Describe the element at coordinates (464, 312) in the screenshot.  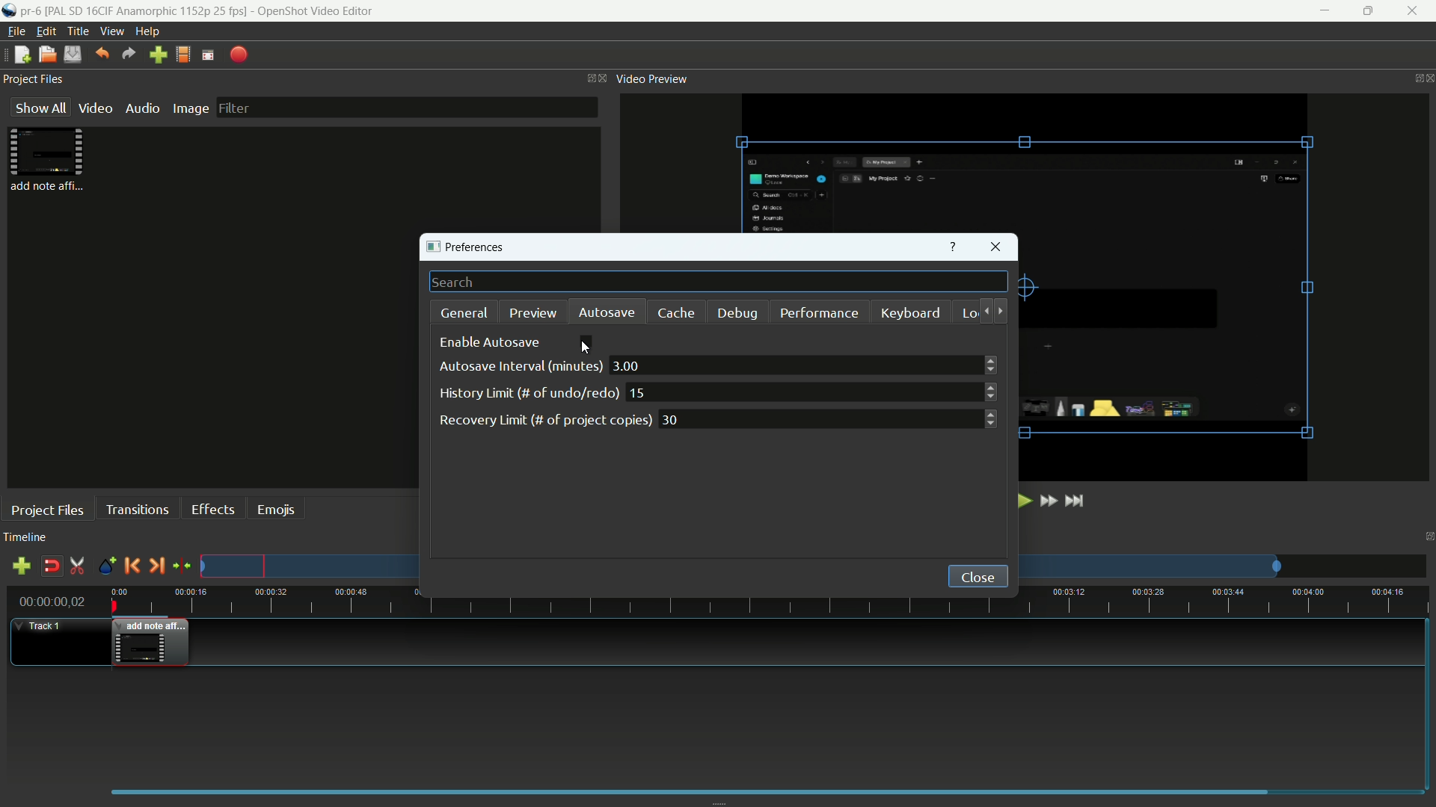
I see `general` at that location.